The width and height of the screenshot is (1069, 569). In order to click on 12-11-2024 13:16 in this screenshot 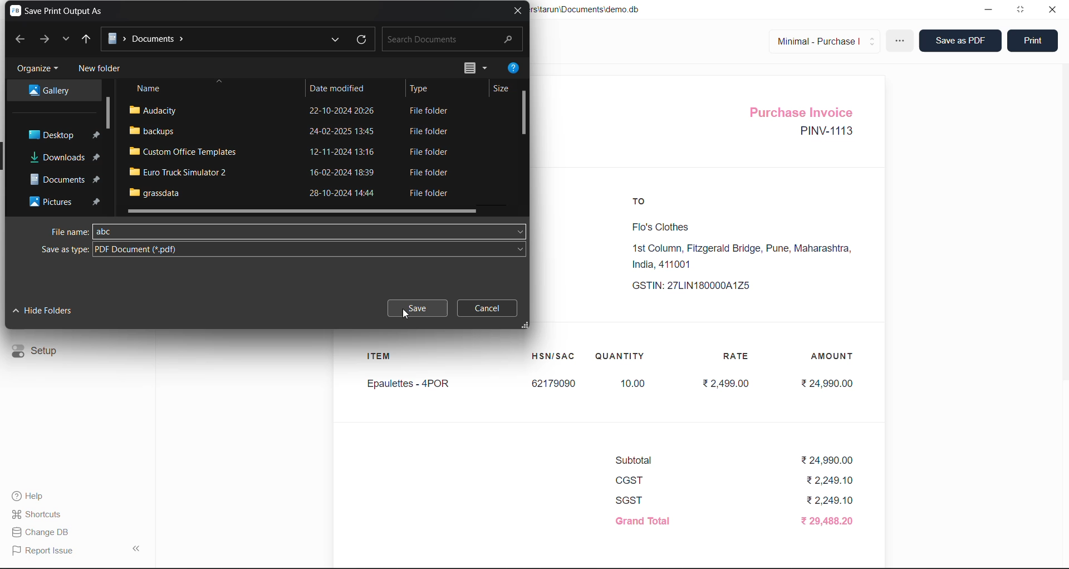, I will do `click(348, 151)`.